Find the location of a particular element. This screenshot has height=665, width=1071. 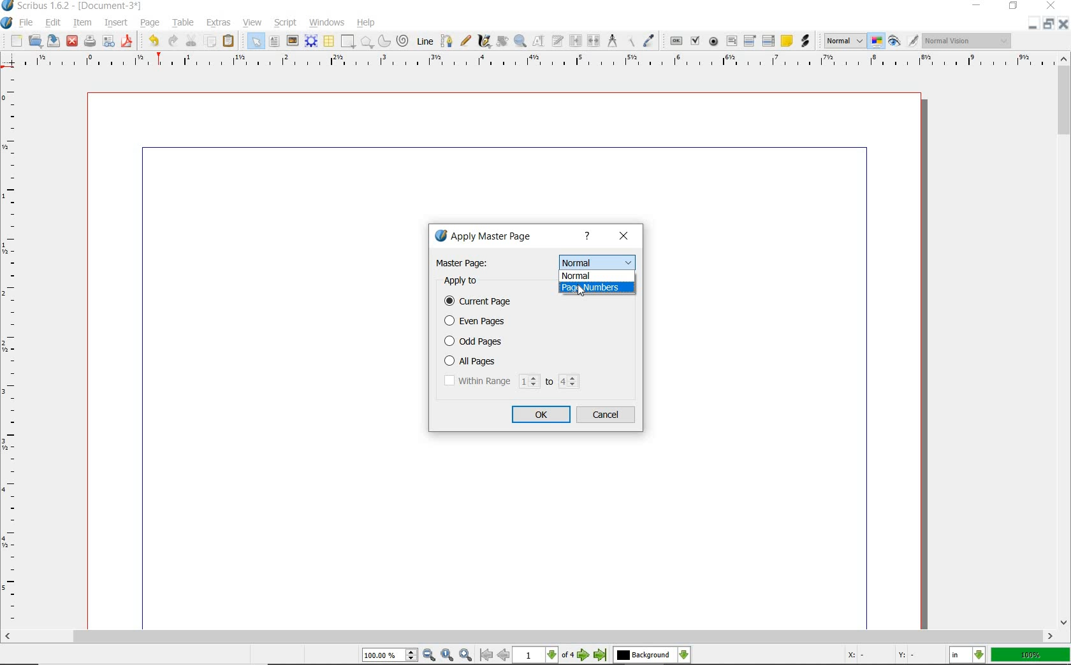

edit text with story editor is located at coordinates (557, 41).